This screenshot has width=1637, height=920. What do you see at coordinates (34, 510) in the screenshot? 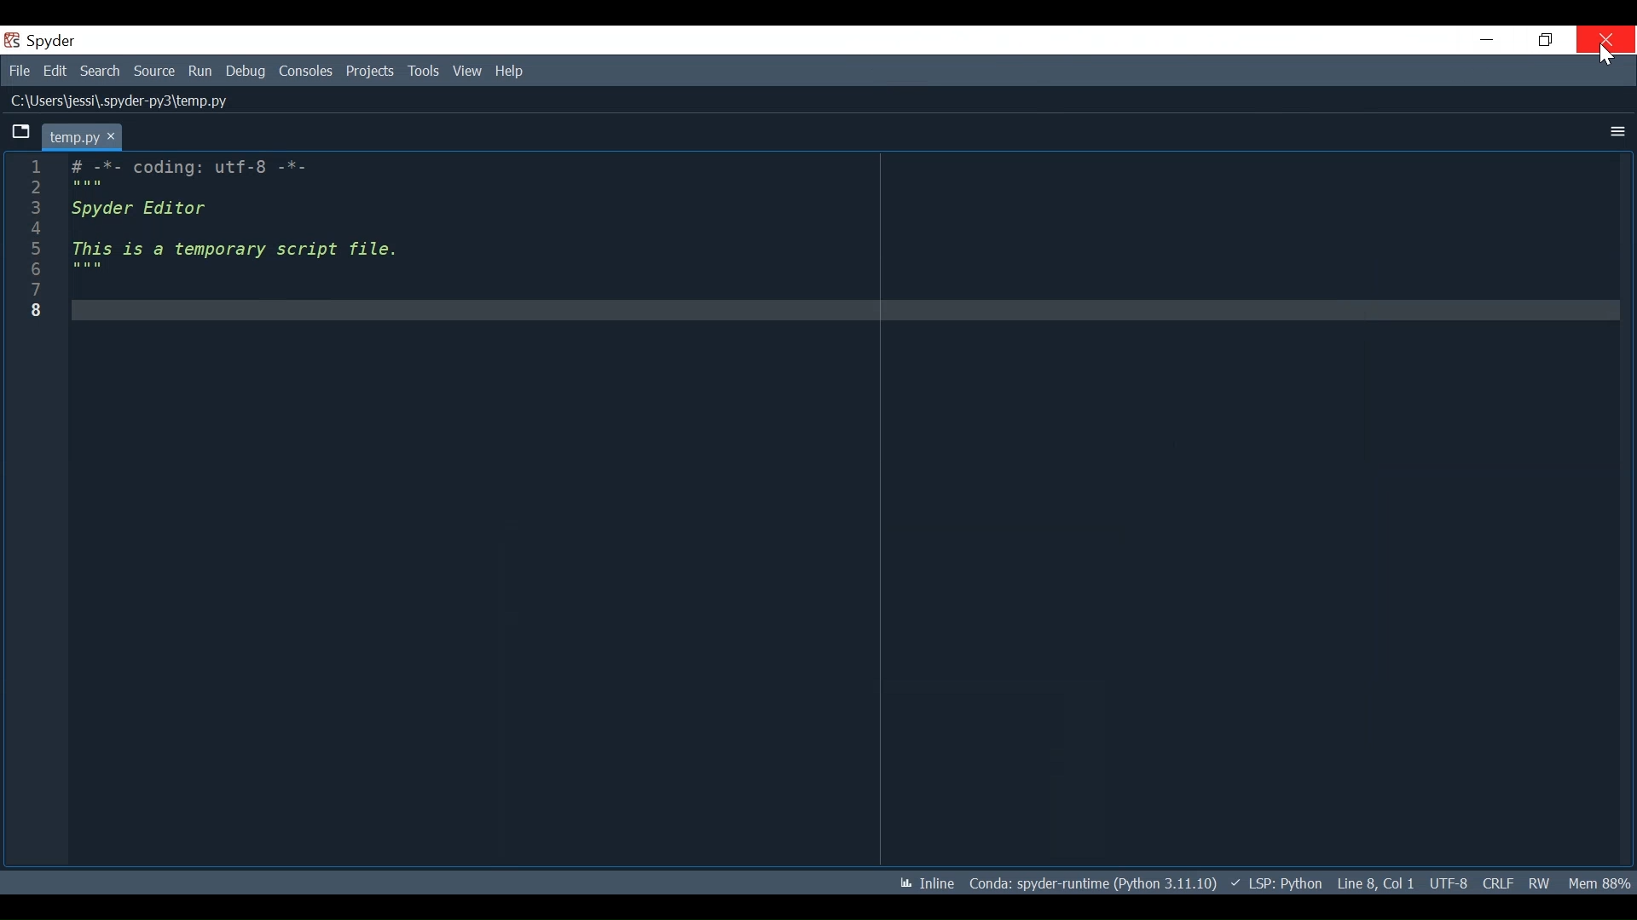
I see `Line column` at bounding box center [34, 510].